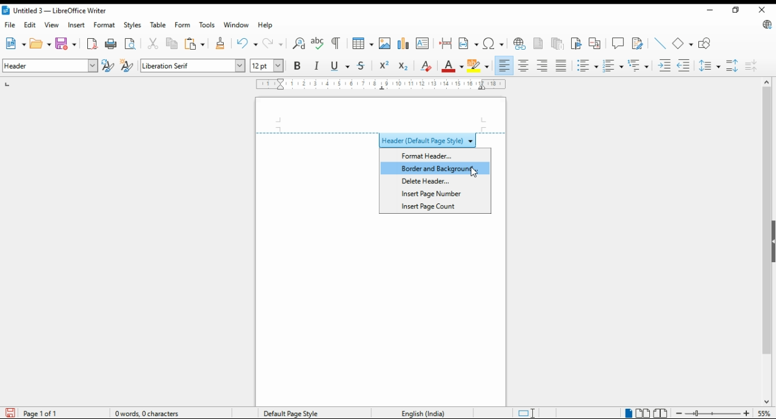 The image size is (776, 419). I want to click on border and background, so click(435, 168).